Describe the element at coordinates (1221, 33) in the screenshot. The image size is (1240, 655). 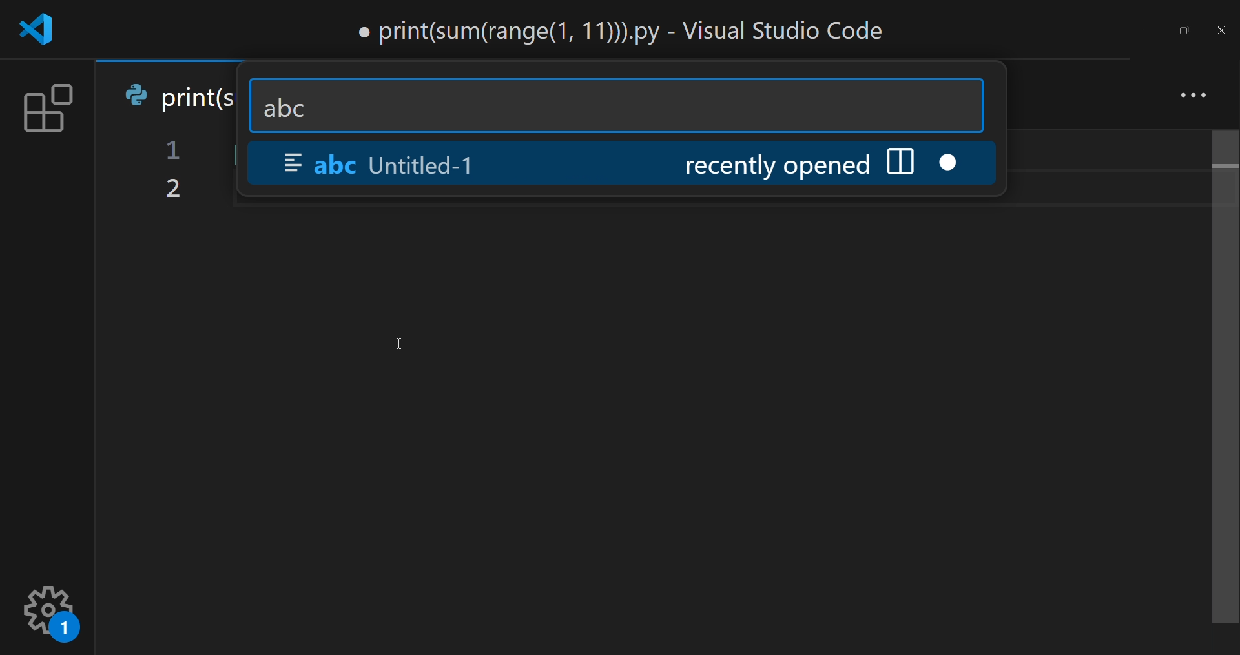
I see `close` at that location.